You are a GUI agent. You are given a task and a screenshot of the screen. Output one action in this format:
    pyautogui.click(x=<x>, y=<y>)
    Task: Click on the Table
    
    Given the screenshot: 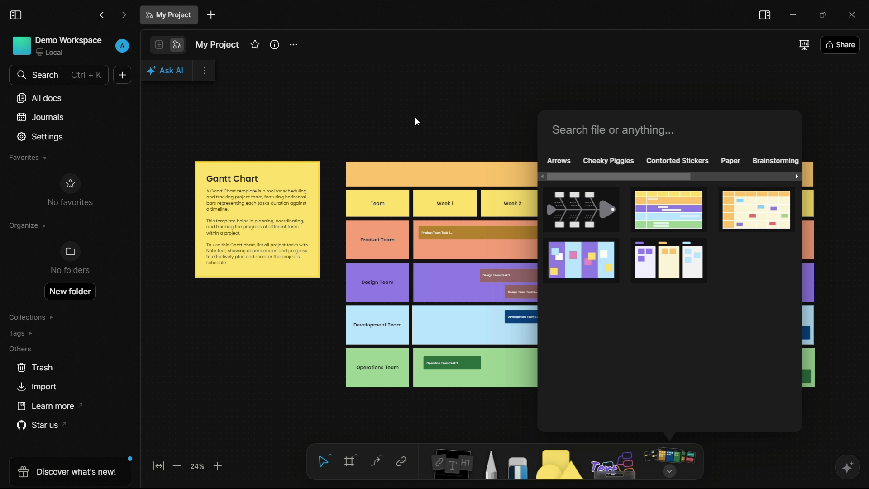 What is the action you would take?
    pyautogui.click(x=439, y=273)
    